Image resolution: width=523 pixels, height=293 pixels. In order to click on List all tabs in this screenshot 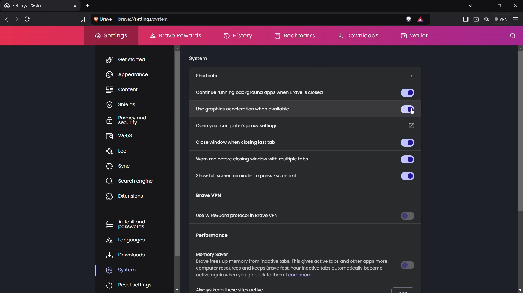, I will do `click(469, 5)`.